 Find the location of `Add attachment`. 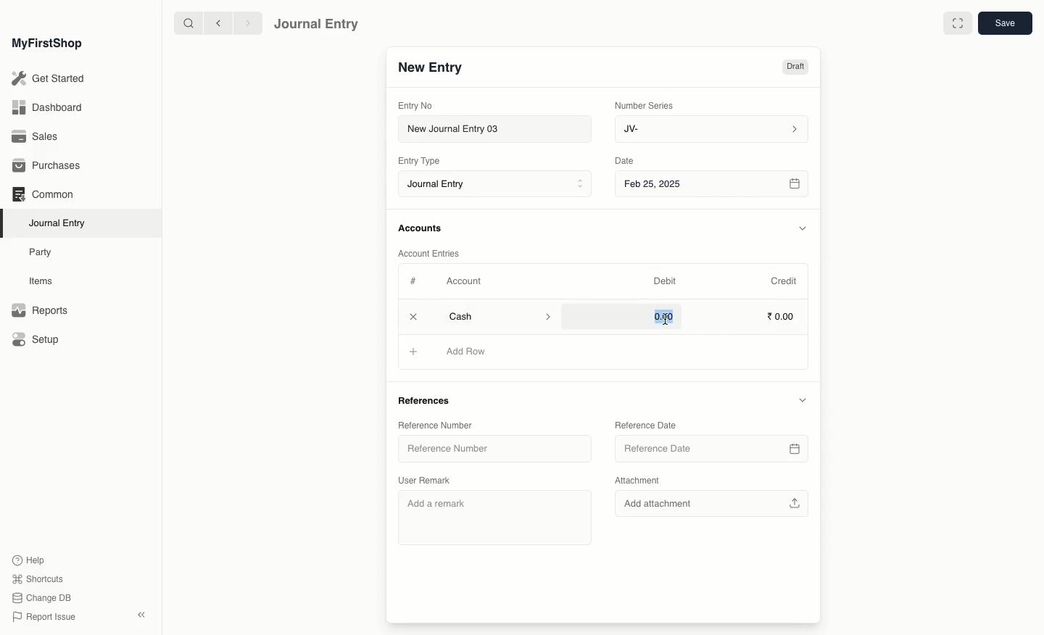

Add attachment is located at coordinates (713, 503).